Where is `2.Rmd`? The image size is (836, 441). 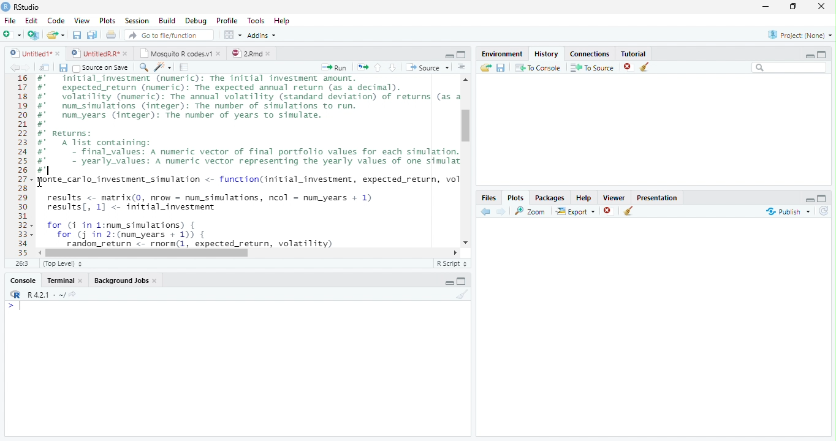
2.Rmd is located at coordinates (251, 53).